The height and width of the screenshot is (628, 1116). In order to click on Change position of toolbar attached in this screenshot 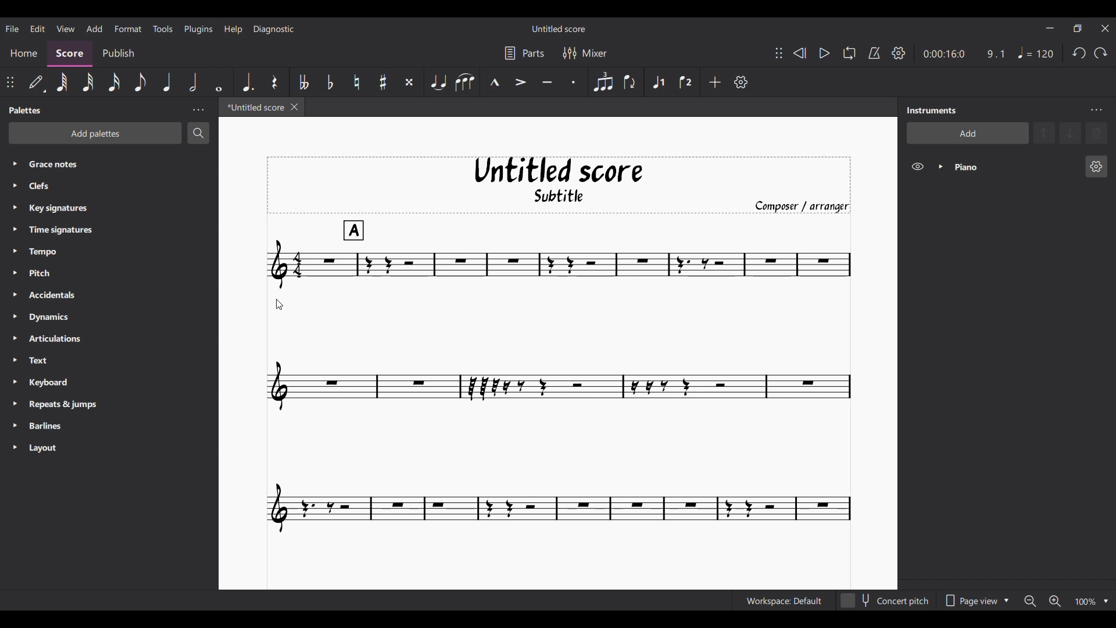, I will do `click(779, 53)`.